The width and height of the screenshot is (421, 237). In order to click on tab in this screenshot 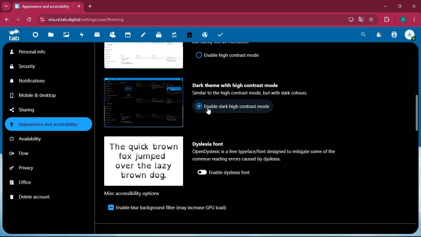, I will do `click(15, 35)`.